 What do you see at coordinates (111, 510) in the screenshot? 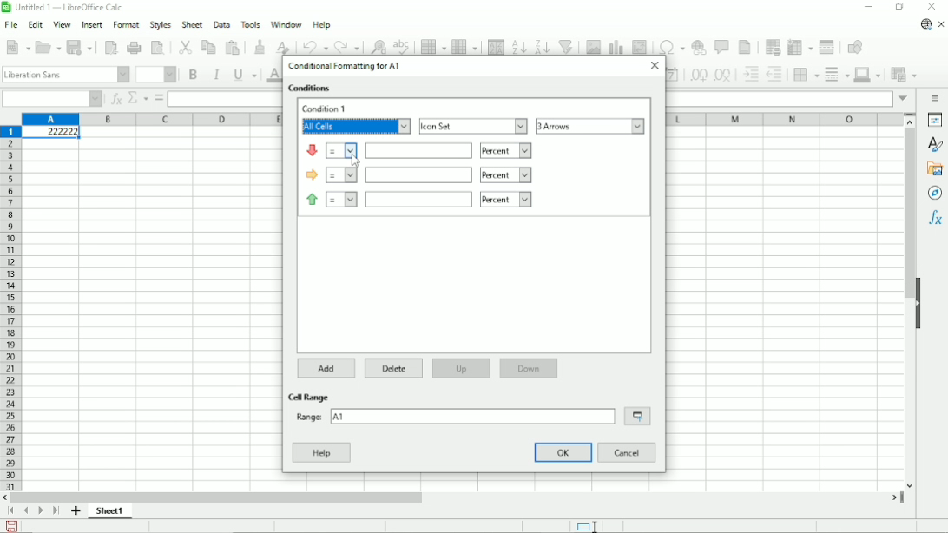
I see `Sheet 1` at bounding box center [111, 510].